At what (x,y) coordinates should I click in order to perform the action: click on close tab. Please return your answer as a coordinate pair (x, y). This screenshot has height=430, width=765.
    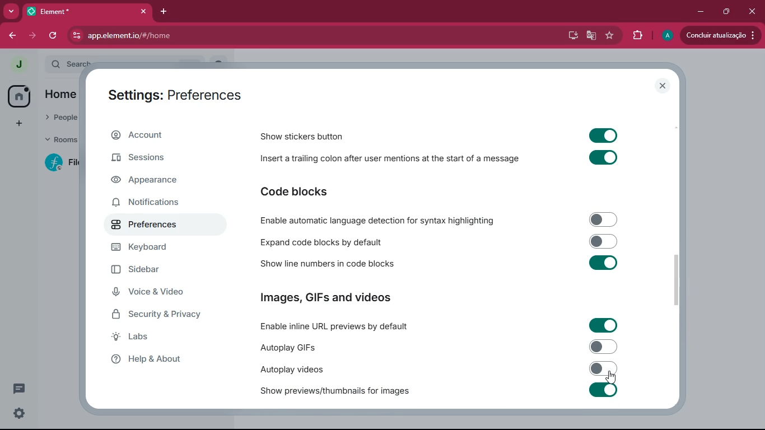
    Looking at the image, I should click on (146, 11).